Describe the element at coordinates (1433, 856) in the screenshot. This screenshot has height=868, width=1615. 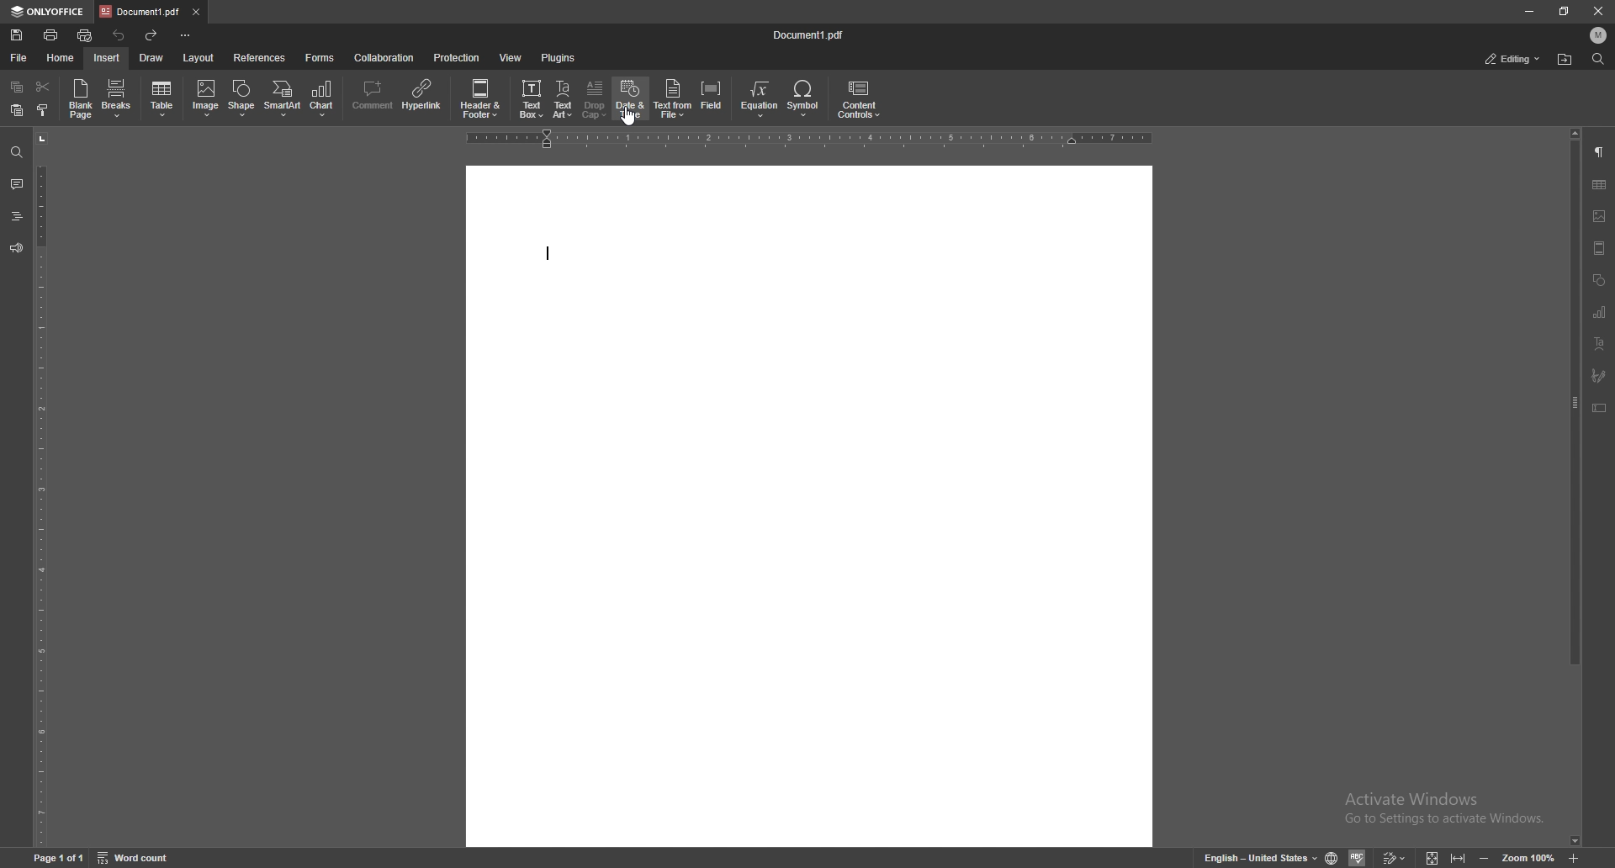
I see `fit to screen` at that location.